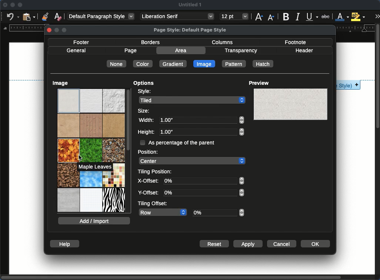  Describe the element at coordinates (296, 43) in the screenshot. I see `footnote` at that location.